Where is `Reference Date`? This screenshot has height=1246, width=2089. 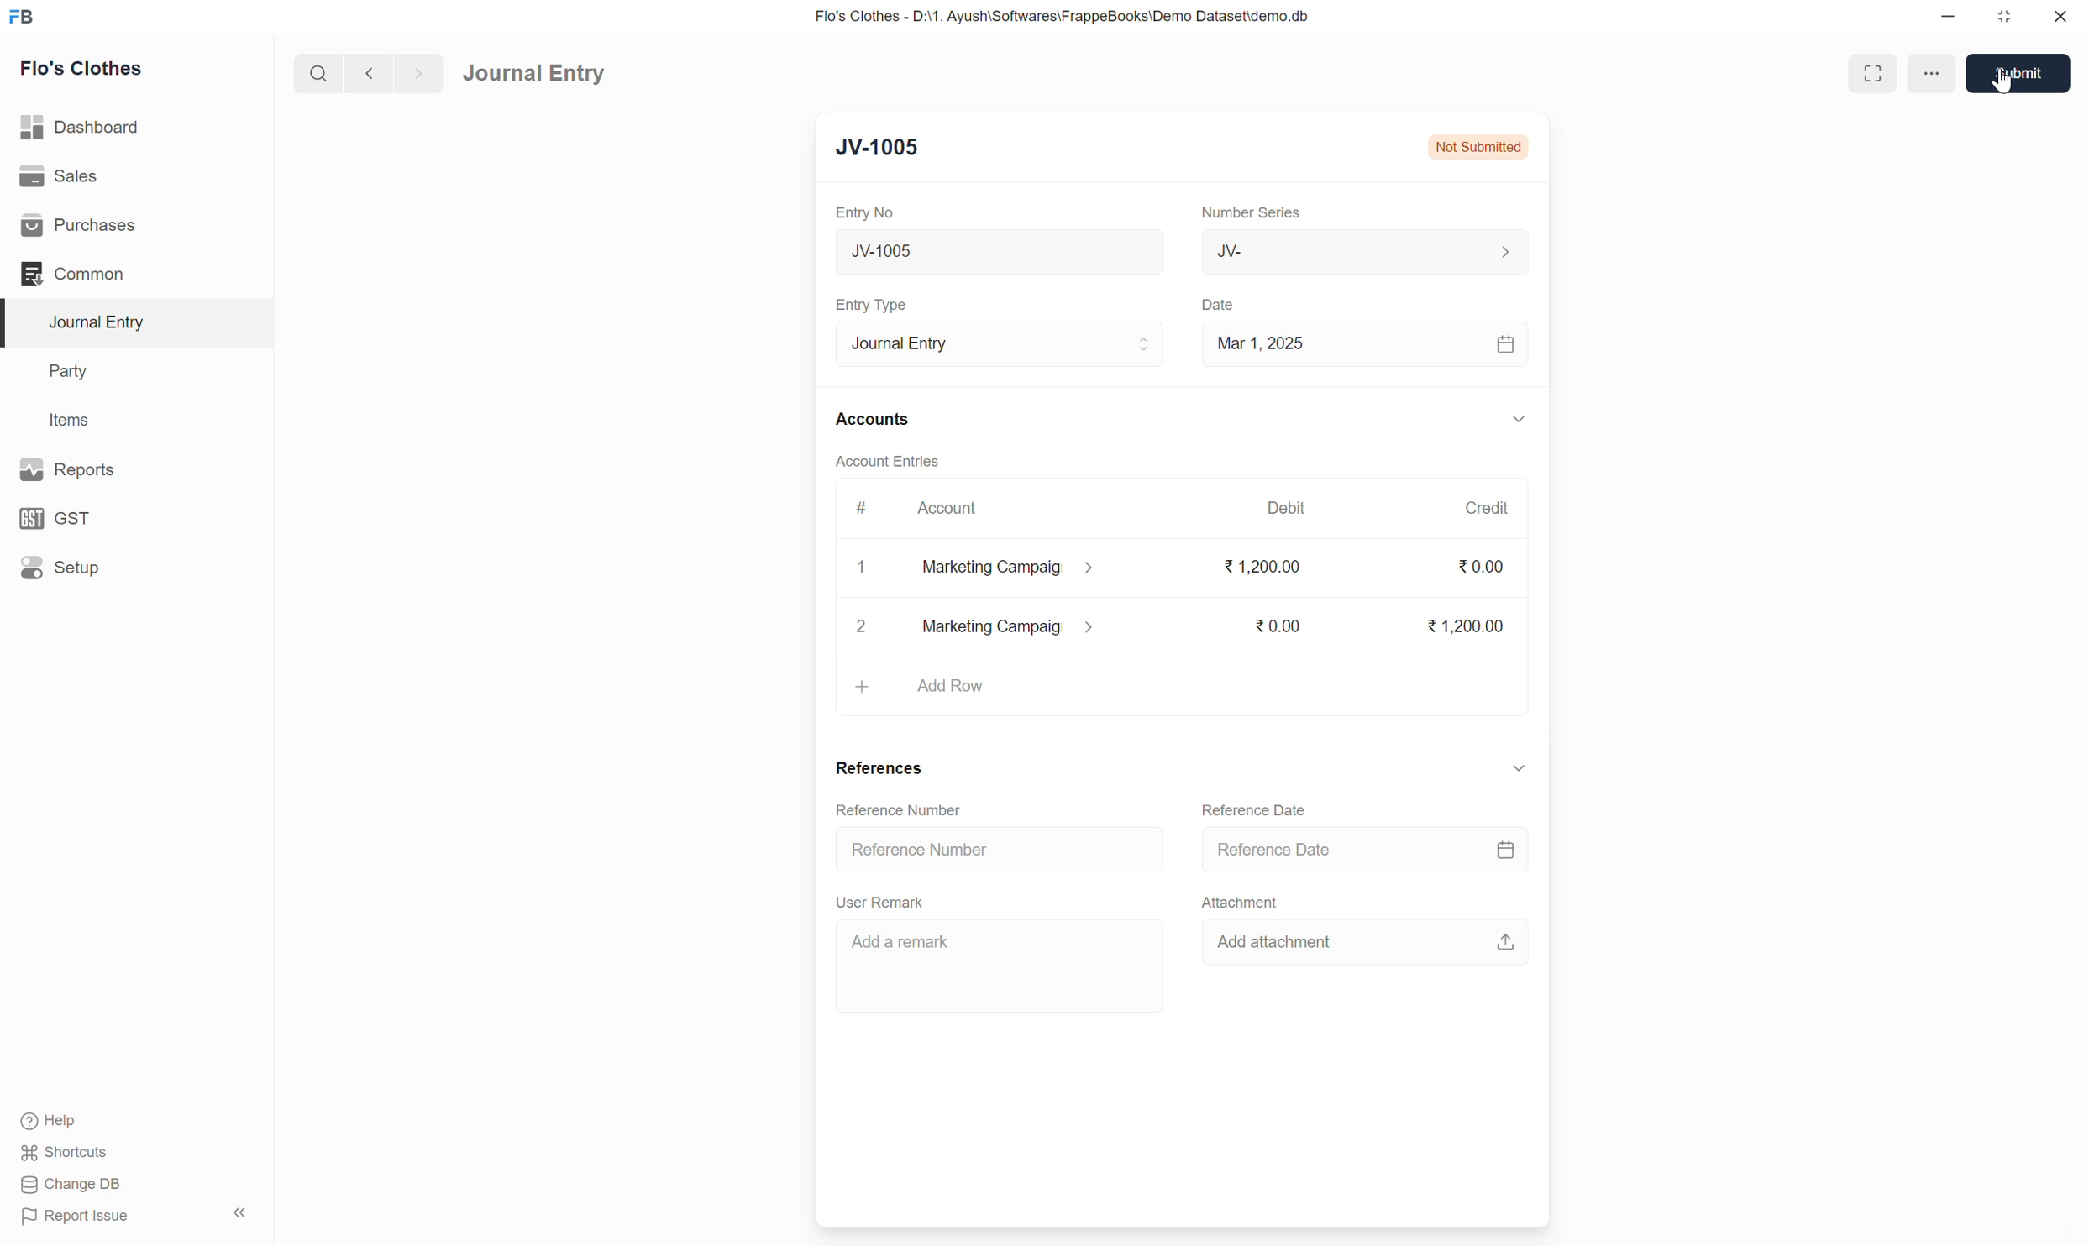 Reference Date is located at coordinates (1278, 850).